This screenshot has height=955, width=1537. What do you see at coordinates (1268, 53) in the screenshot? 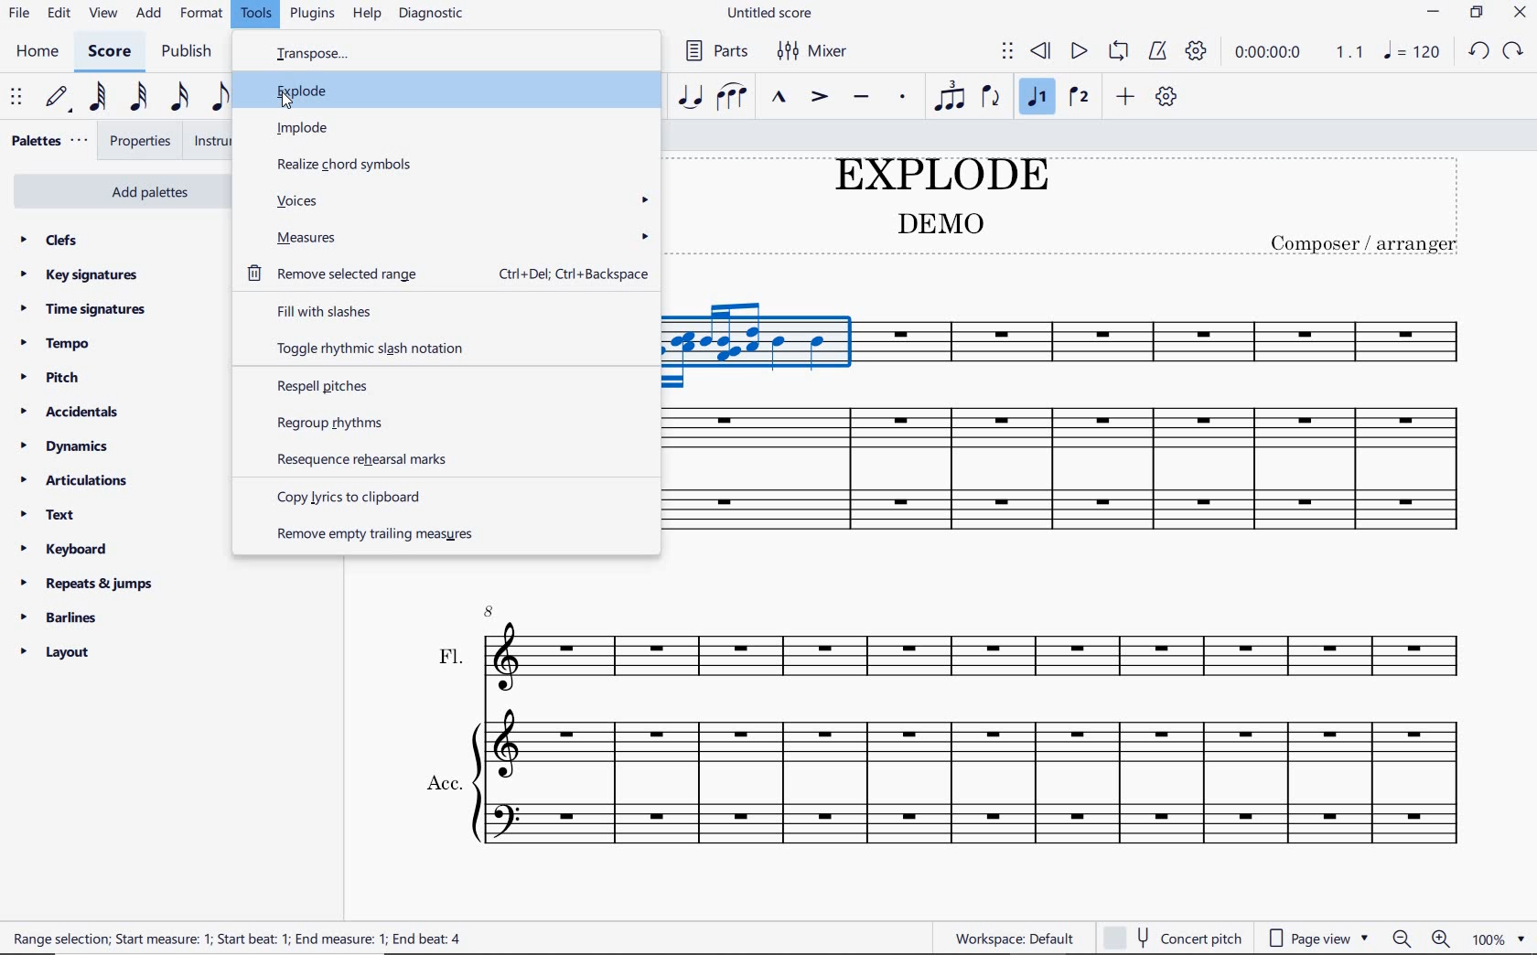
I see `playback time` at bounding box center [1268, 53].